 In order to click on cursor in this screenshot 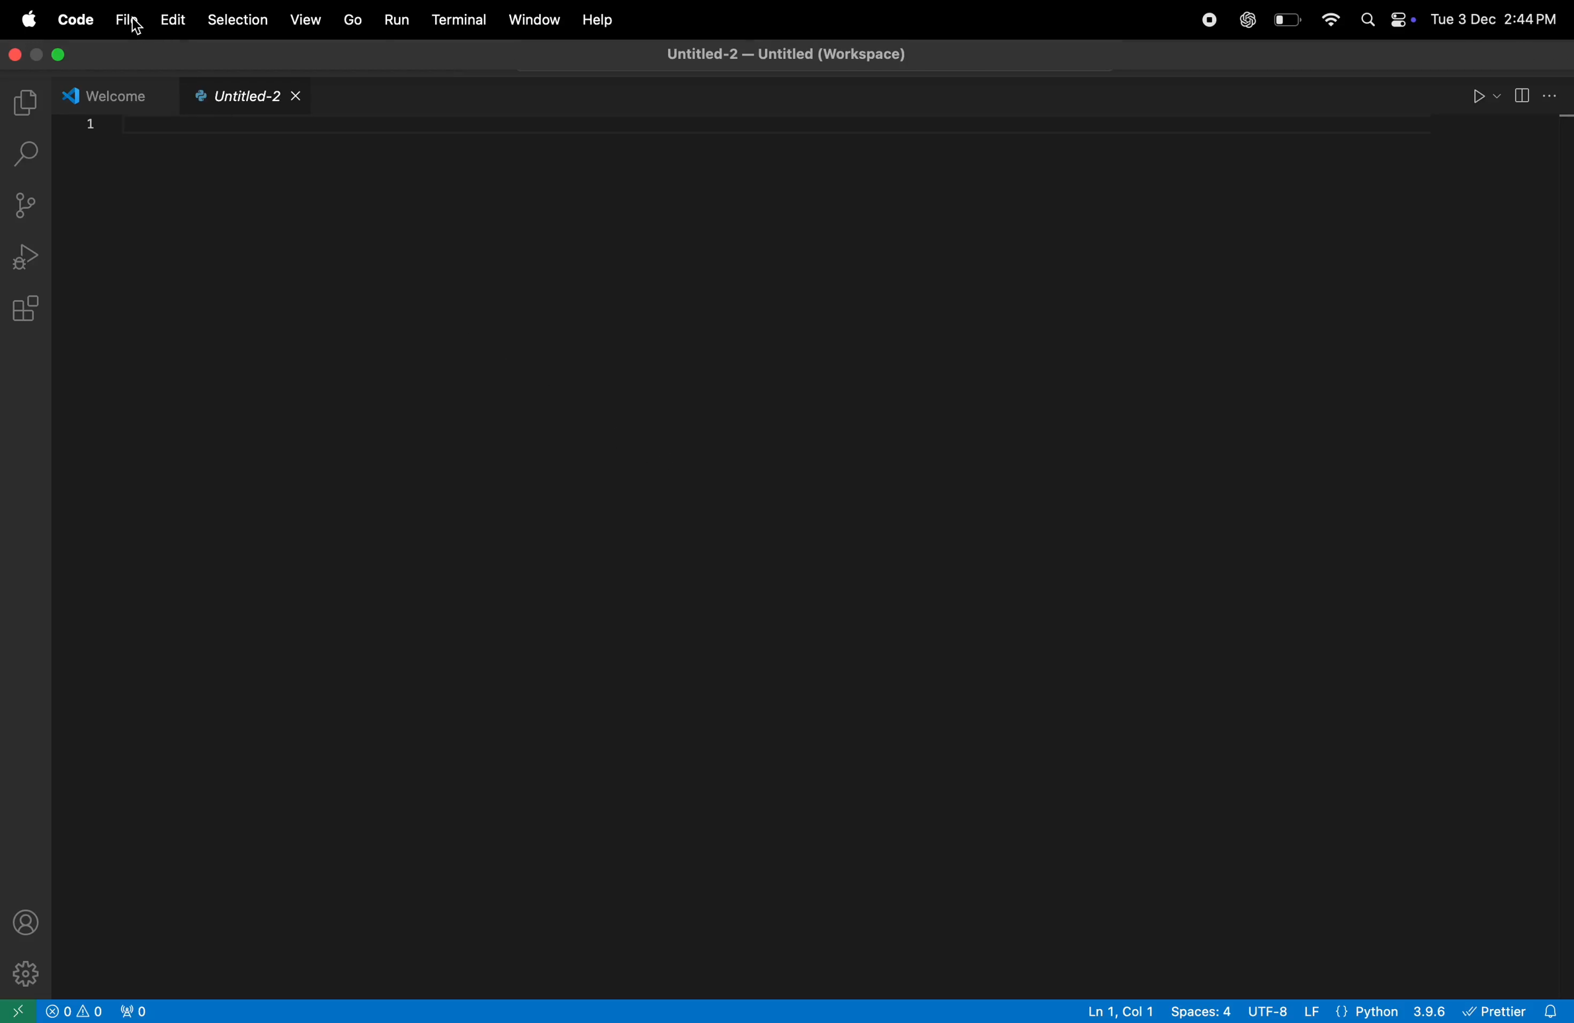, I will do `click(131, 25)`.